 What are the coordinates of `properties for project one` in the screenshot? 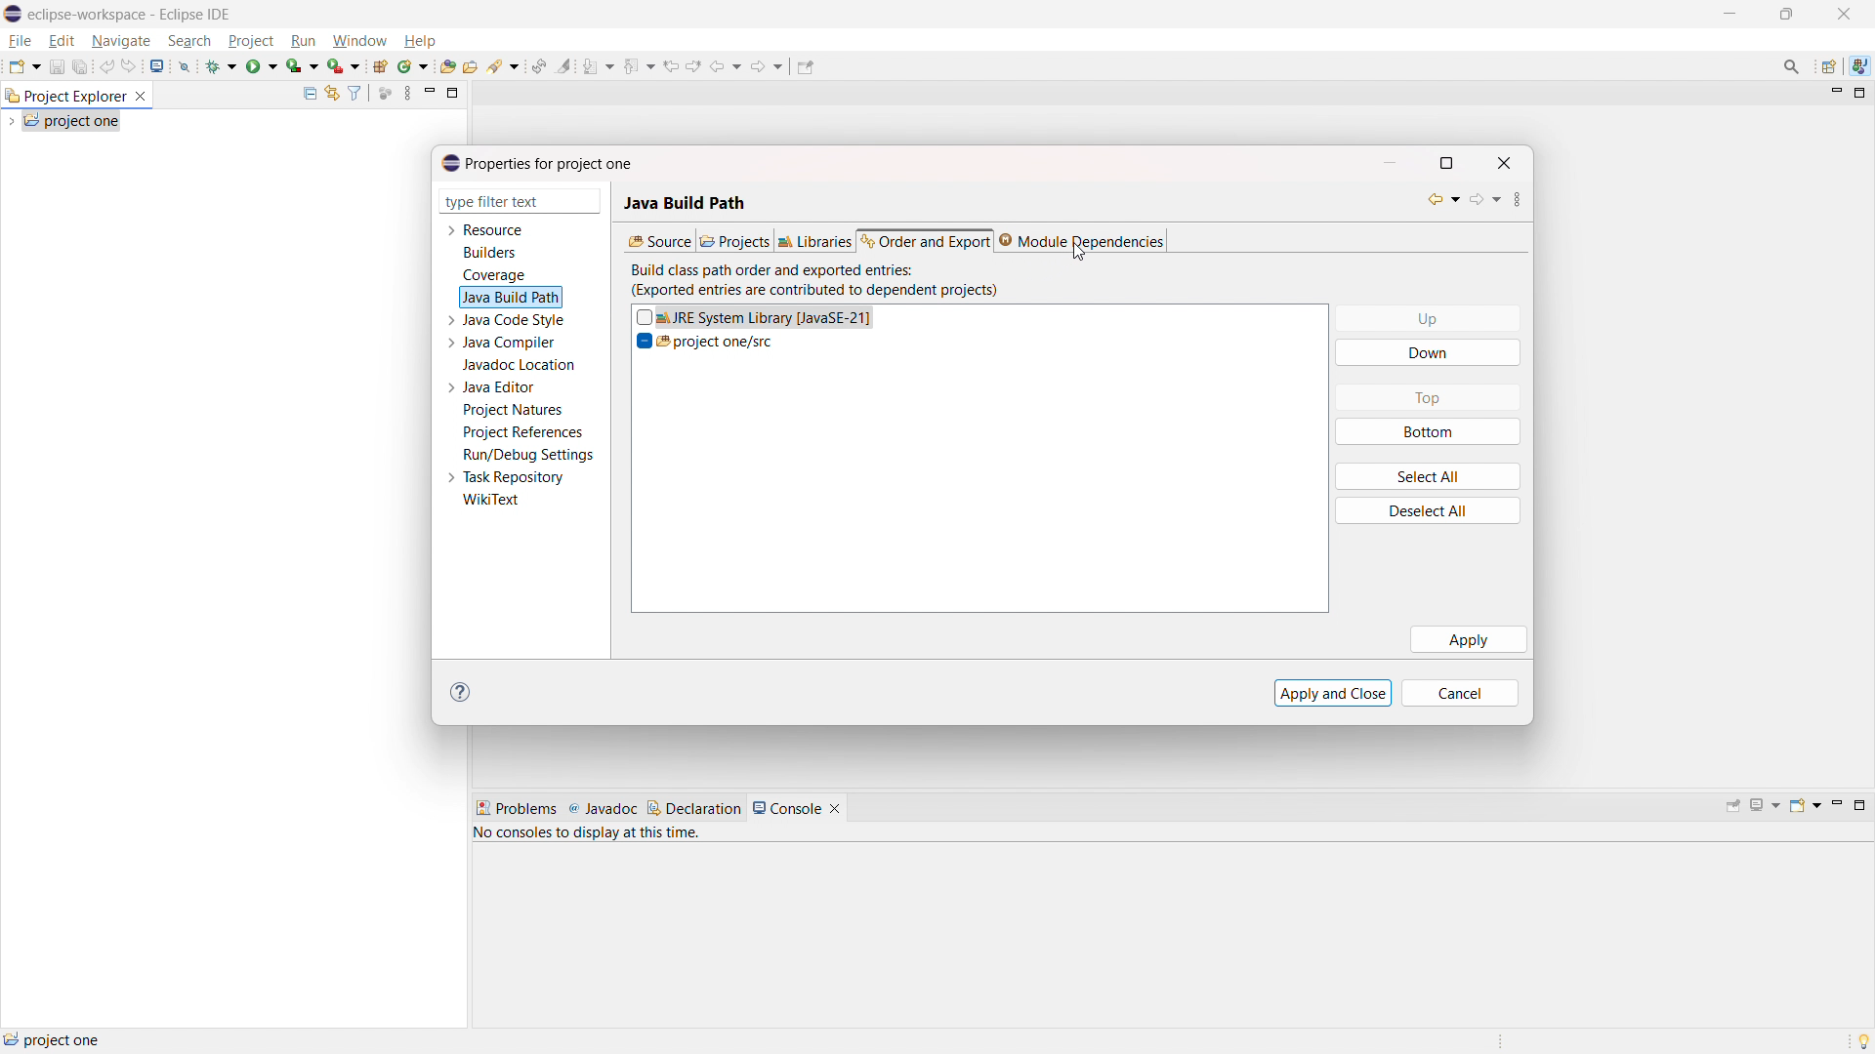 It's located at (538, 163).